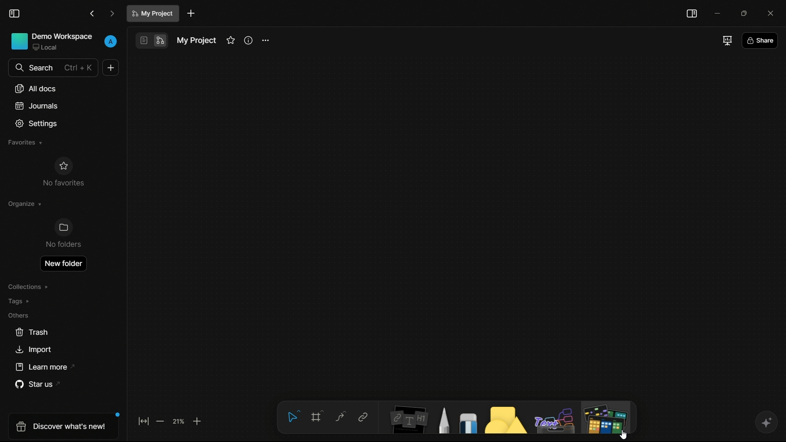  Describe the element at coordinates (180, 422) in the screenshot. I see `zoom factor` at that location.